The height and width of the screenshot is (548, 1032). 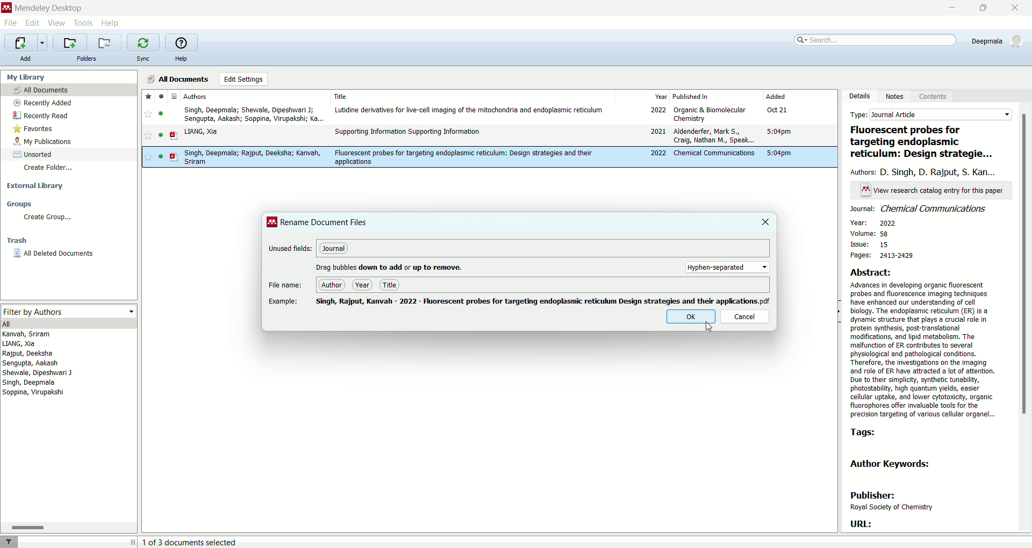 I want to click on online help guide for mendeley, so click(x=180, y=42).